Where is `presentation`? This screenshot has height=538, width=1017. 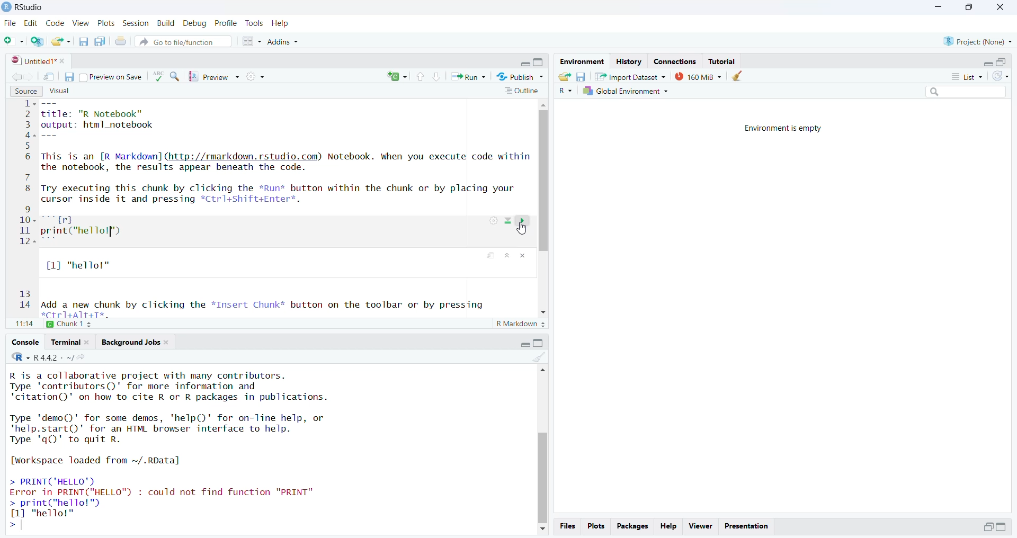
presentation is located at coordinates (746, 525).